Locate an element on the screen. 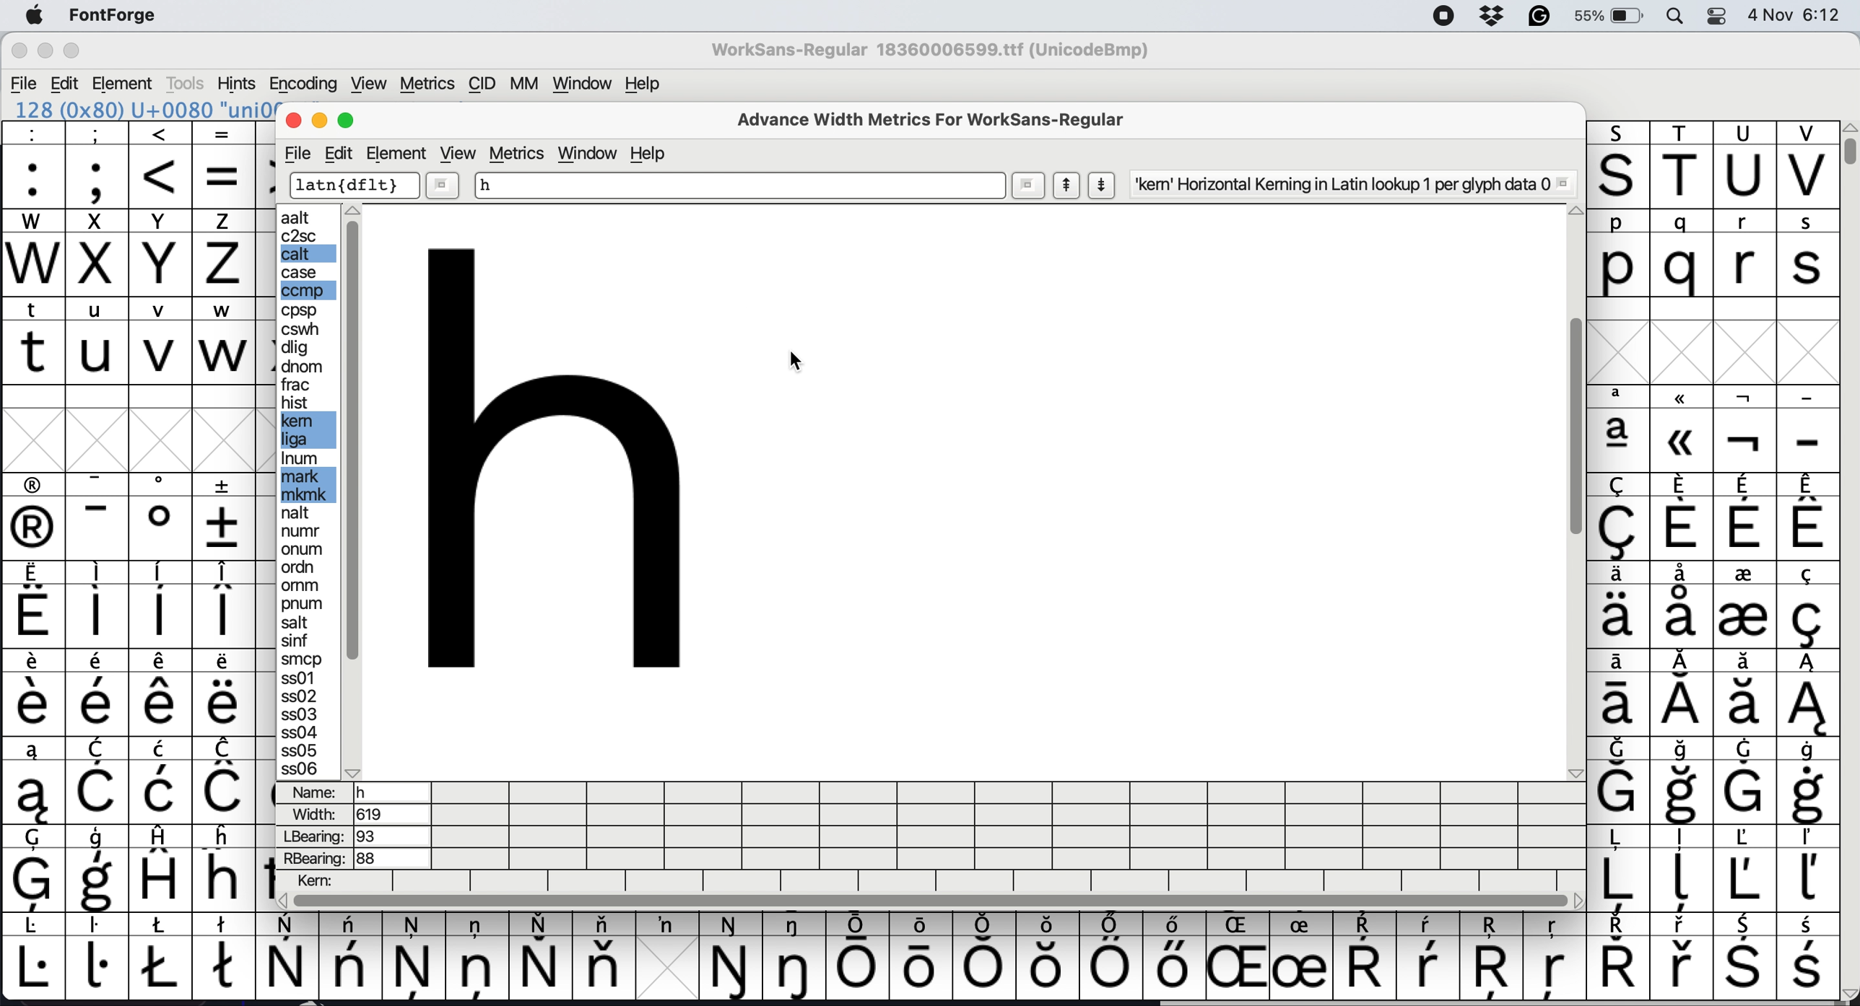 This screenshot has height=1006, width=1860. Maximize is located at coordinates (78, 51).